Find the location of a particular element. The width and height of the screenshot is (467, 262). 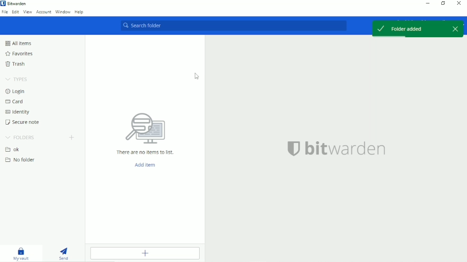

bitwarden logo is located at coordinates (290, 151).